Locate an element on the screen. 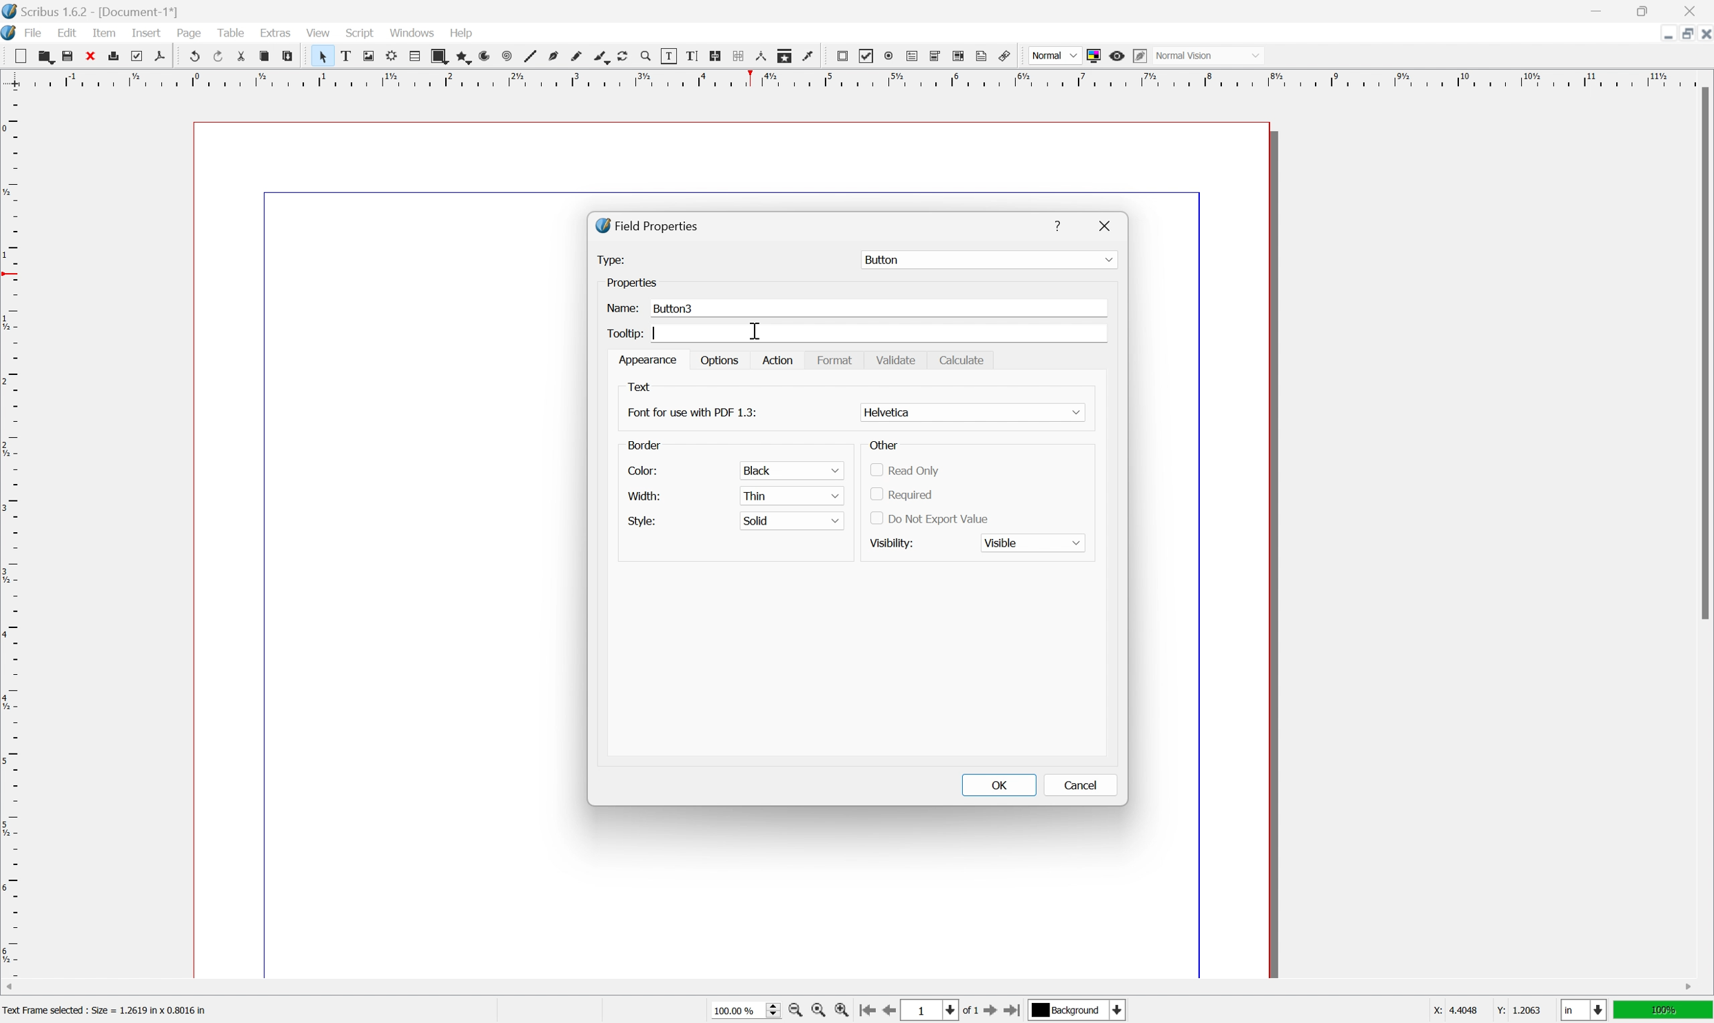 Image resolution: width=1714 pixels, height=1023 pixels. thin is located at coordinates (790, 495).